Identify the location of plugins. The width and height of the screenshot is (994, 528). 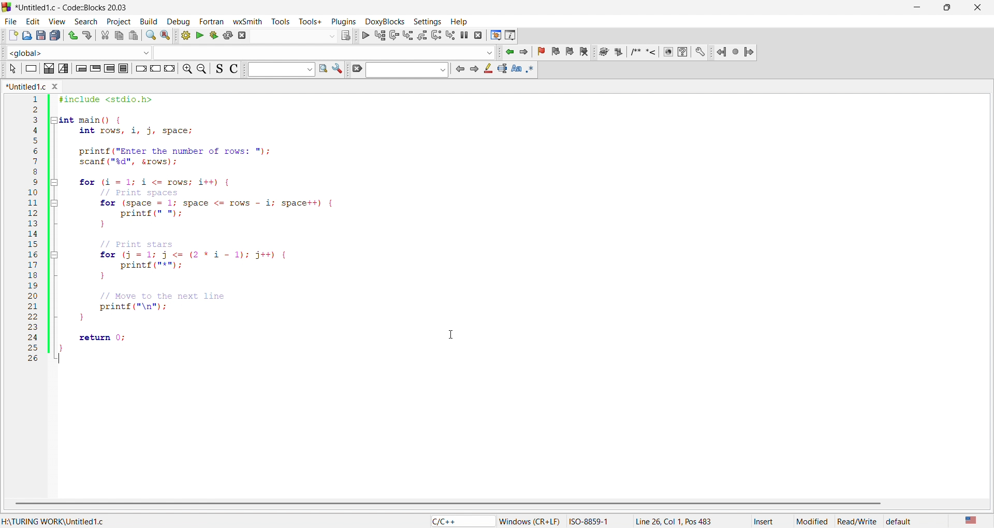
(343, 21).